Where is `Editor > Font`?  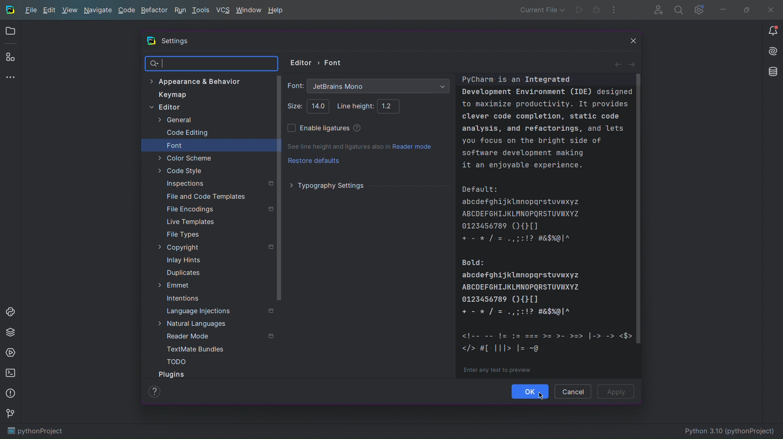
Editor > Font is located at coordinates (317, 61).